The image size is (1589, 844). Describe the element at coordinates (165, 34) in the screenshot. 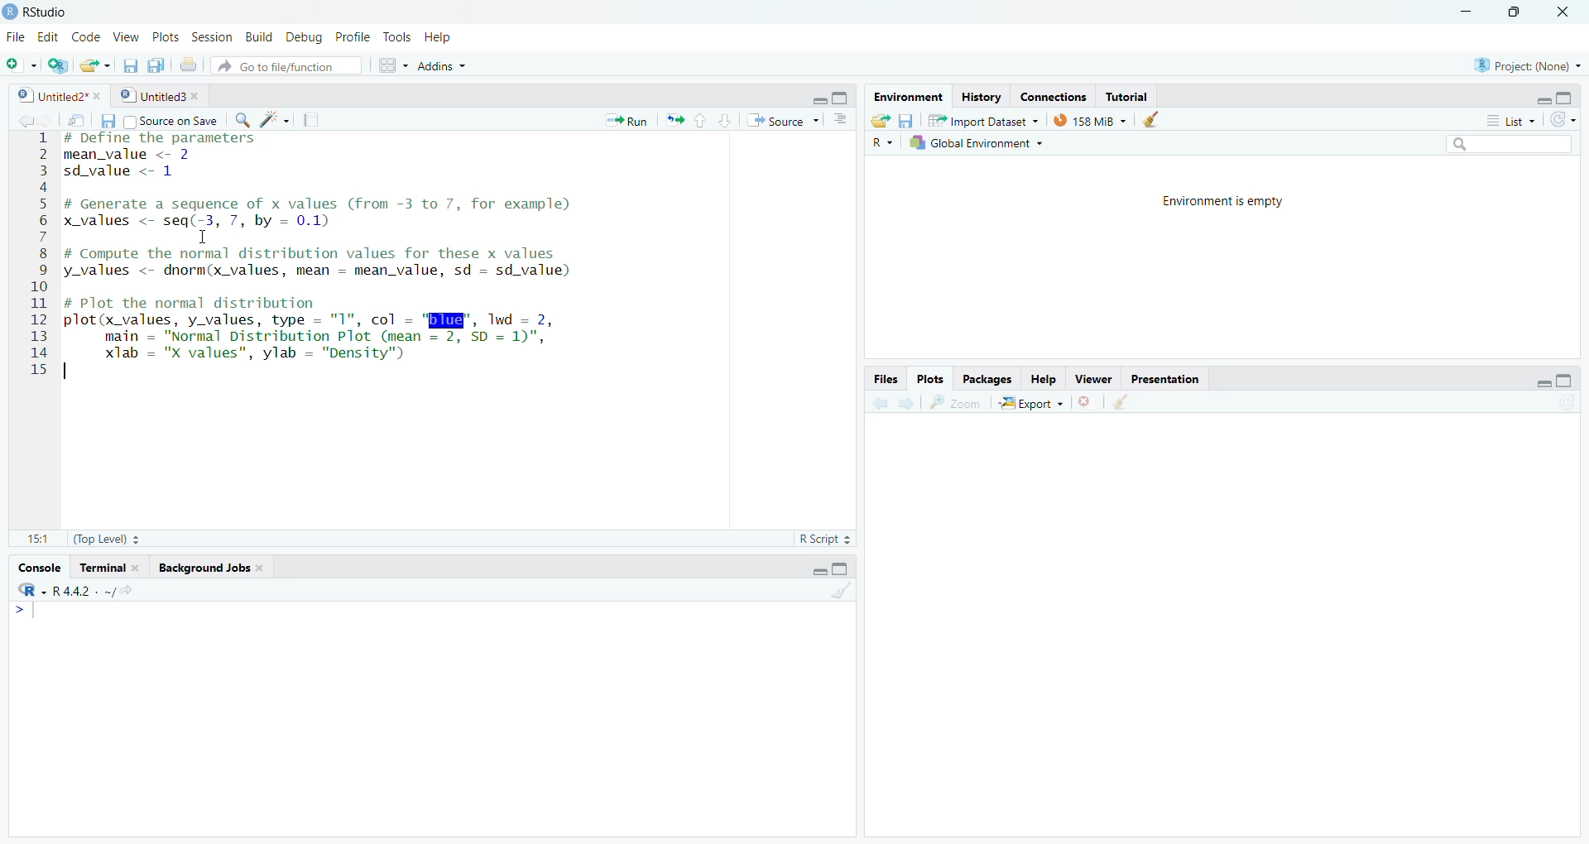

I see `Plots` at that location.